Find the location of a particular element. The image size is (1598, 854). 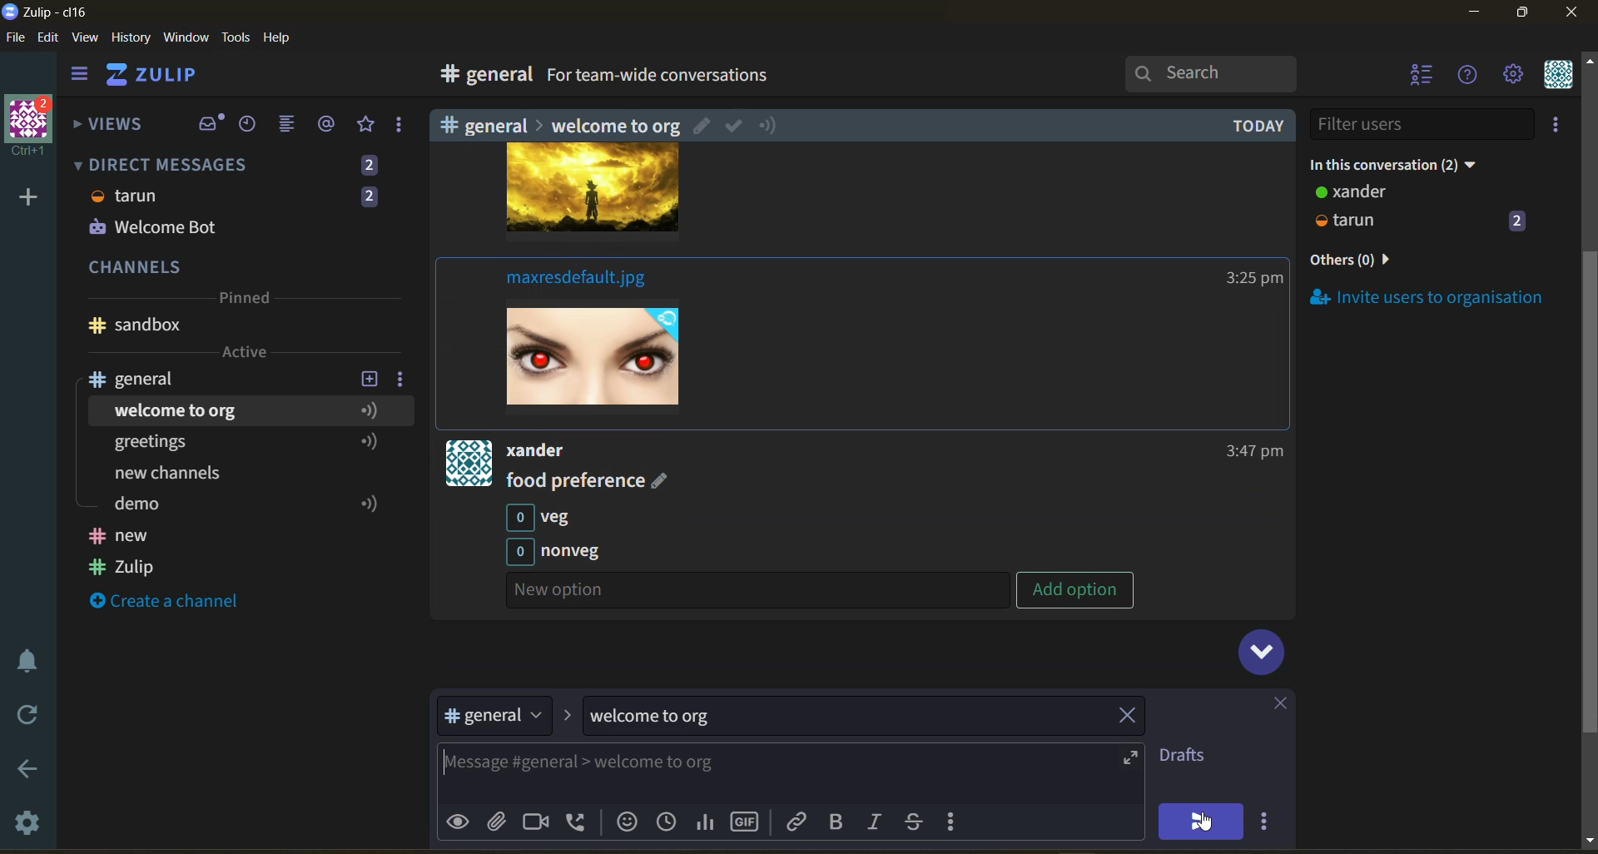

combined feed is located at coordinates (294, 127).